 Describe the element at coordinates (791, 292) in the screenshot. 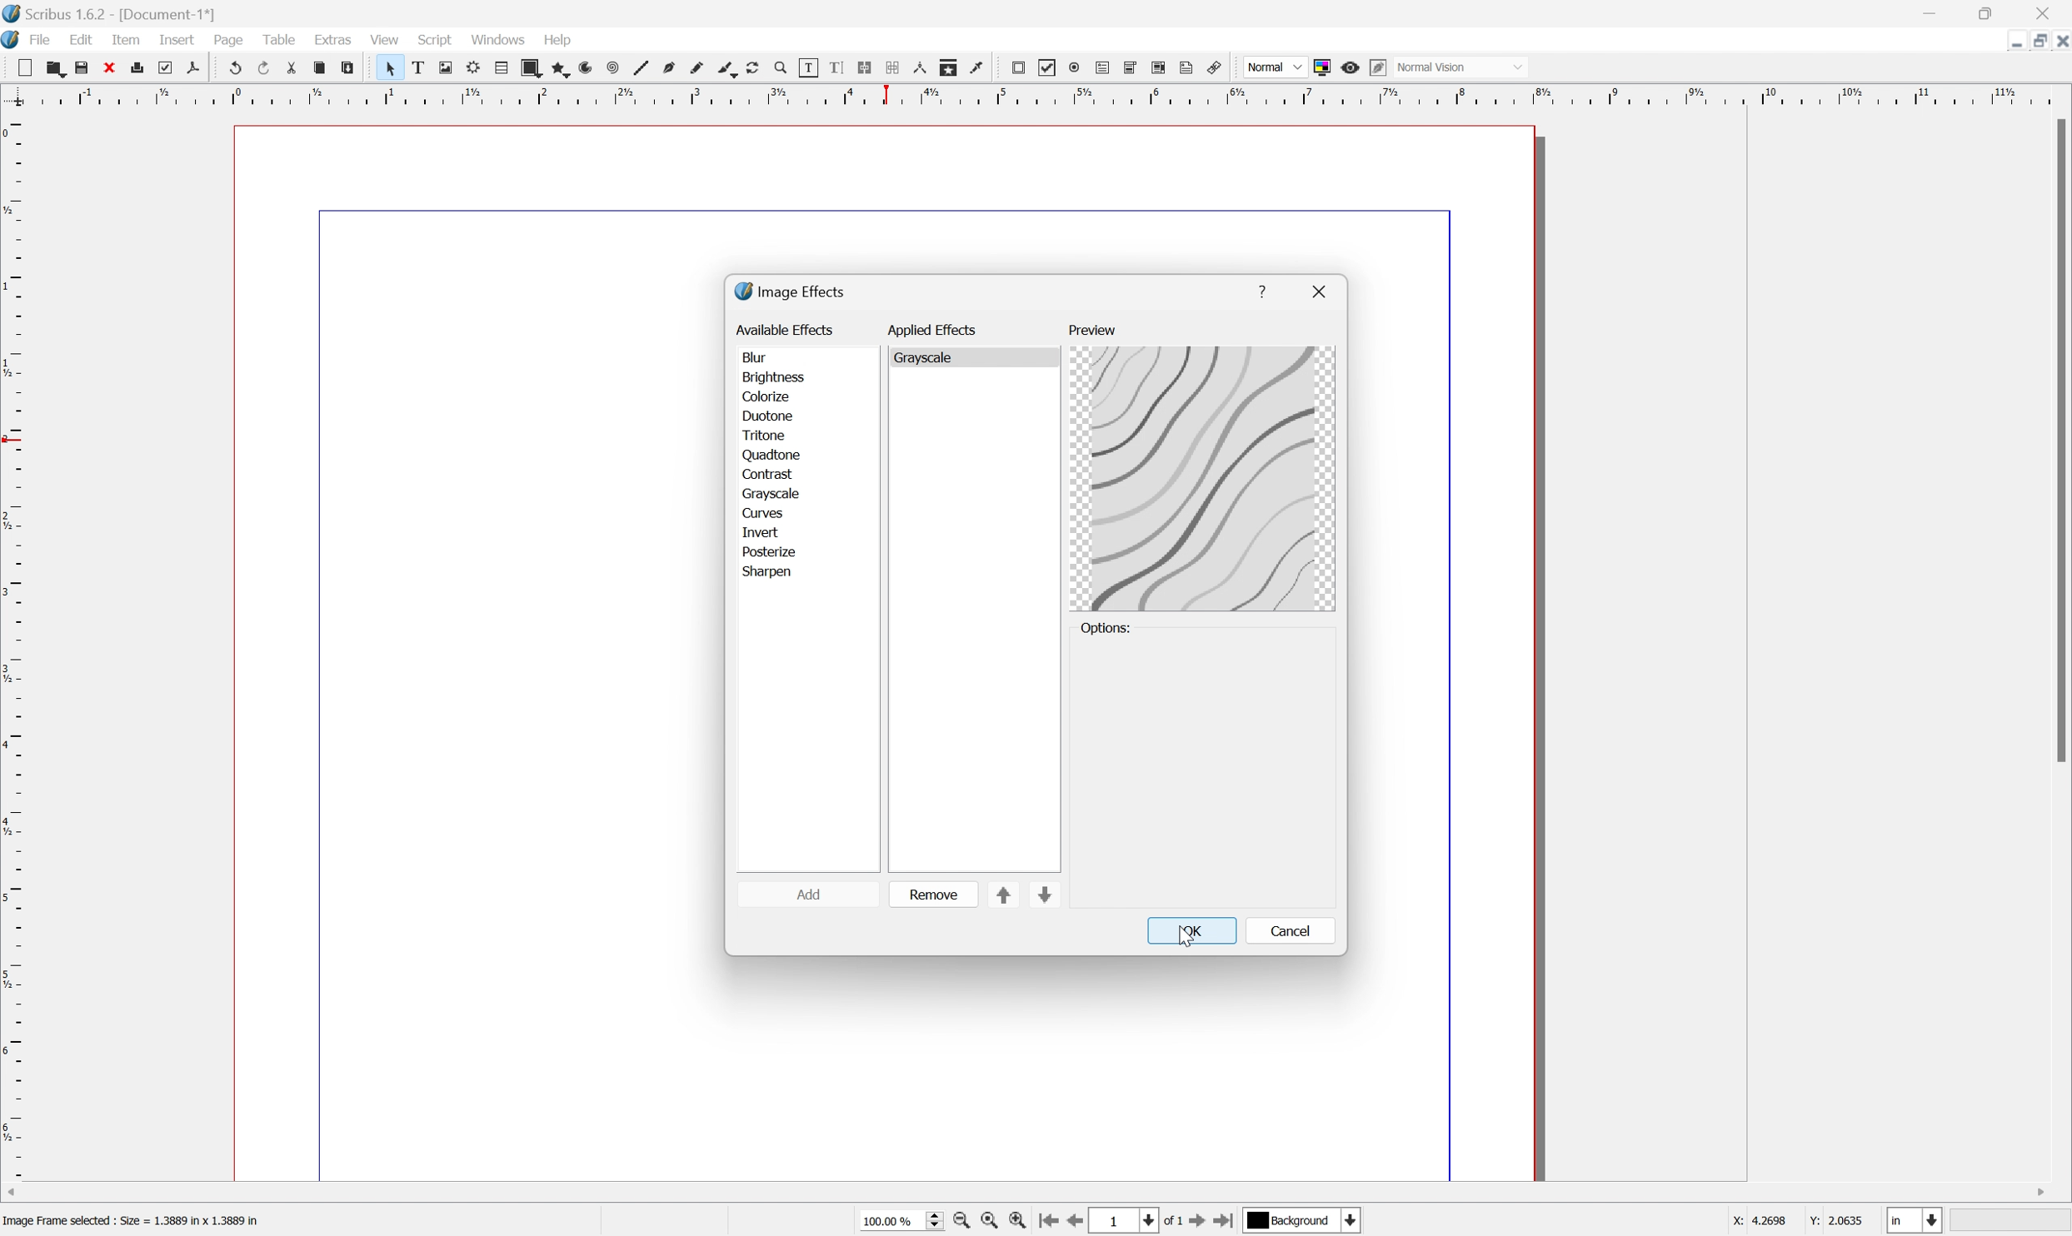

I see `image effects` at that location.